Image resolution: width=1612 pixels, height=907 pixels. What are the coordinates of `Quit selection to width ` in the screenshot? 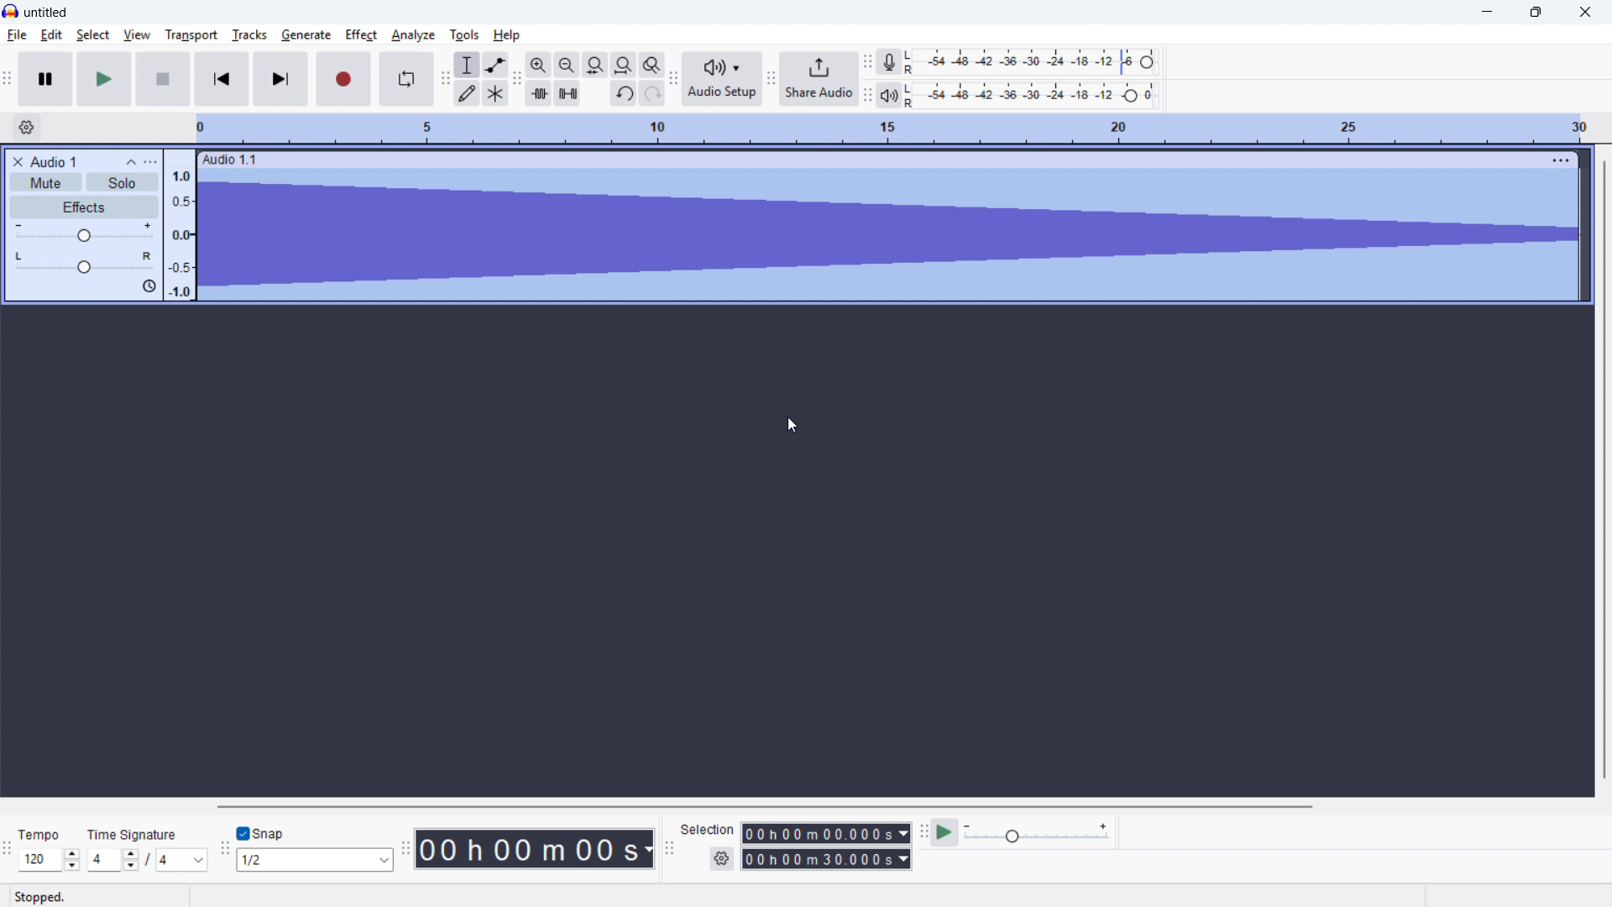 It's located at (596, 66).